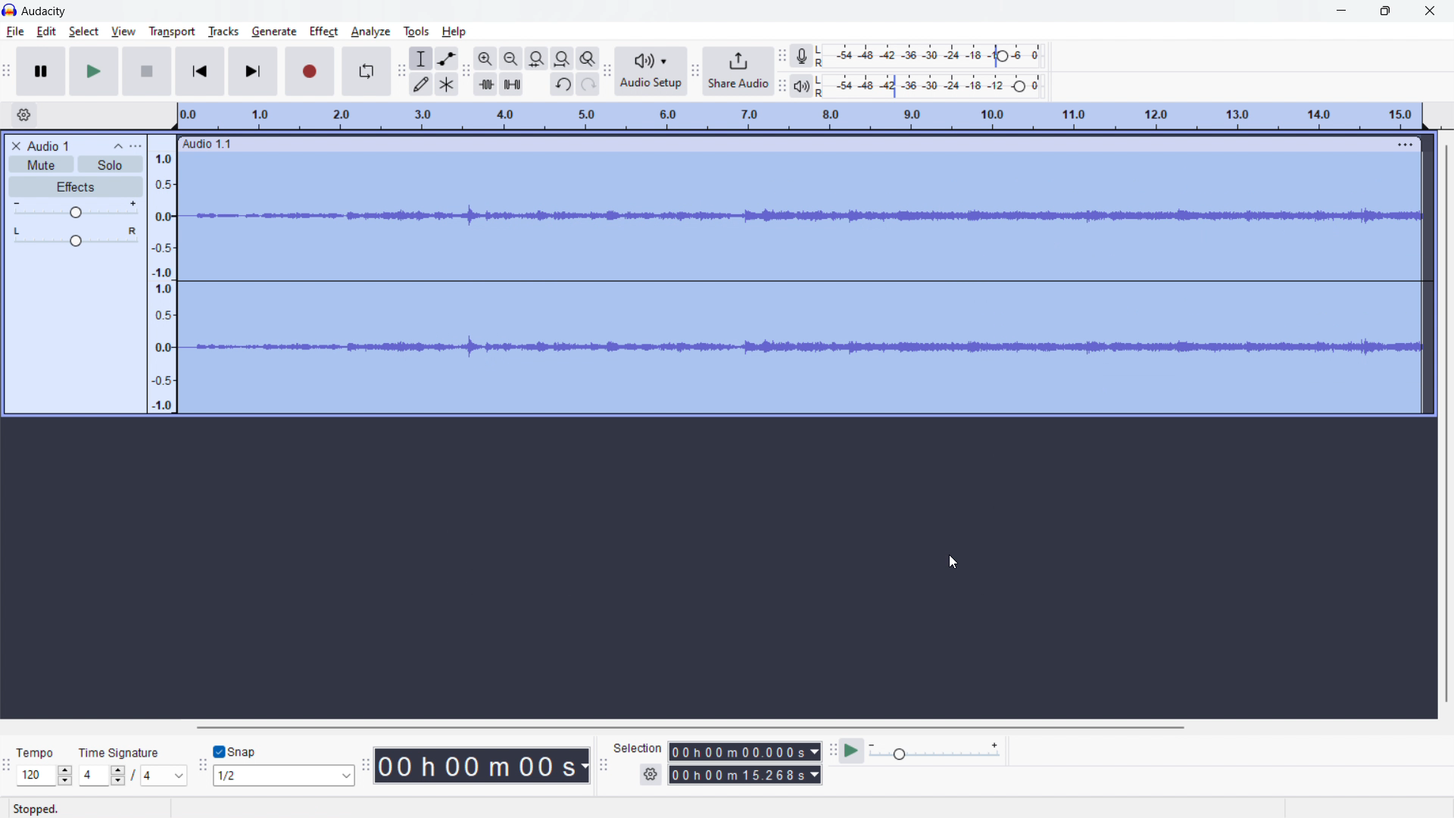 This screenshot has width=1454, height=818. Describe the element at coordinates (688, 727) in the screenshot. I see `horizontal scrollbar` at that location.